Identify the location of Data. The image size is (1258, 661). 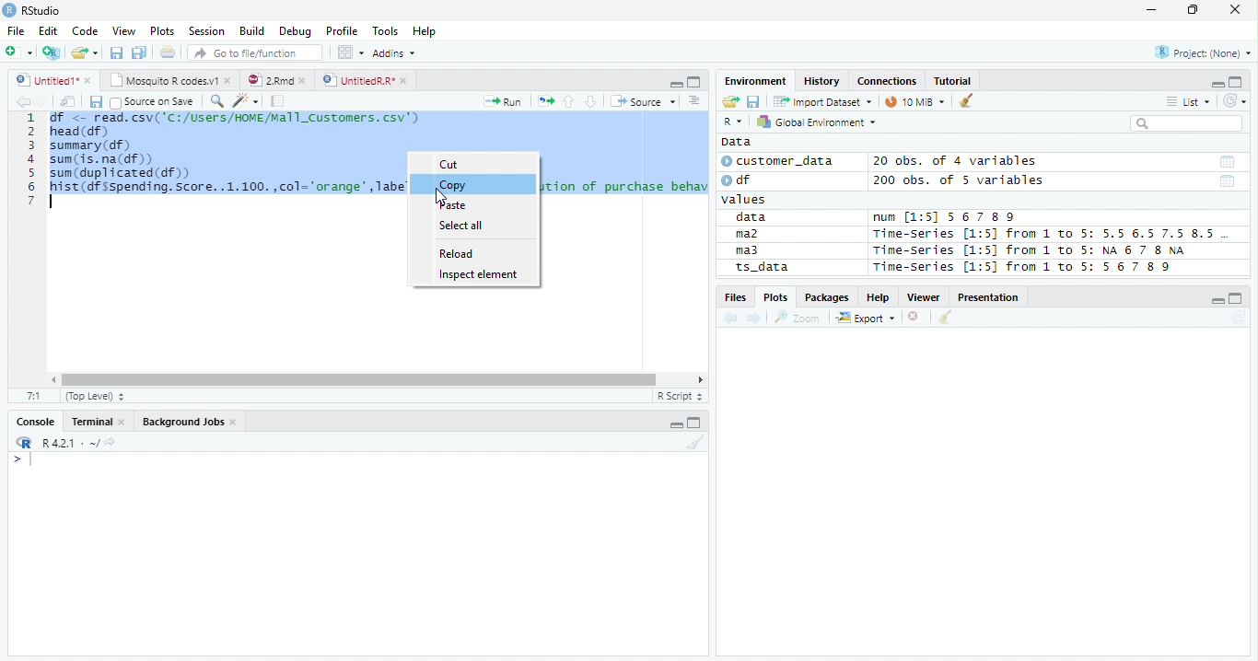
(736, 142).